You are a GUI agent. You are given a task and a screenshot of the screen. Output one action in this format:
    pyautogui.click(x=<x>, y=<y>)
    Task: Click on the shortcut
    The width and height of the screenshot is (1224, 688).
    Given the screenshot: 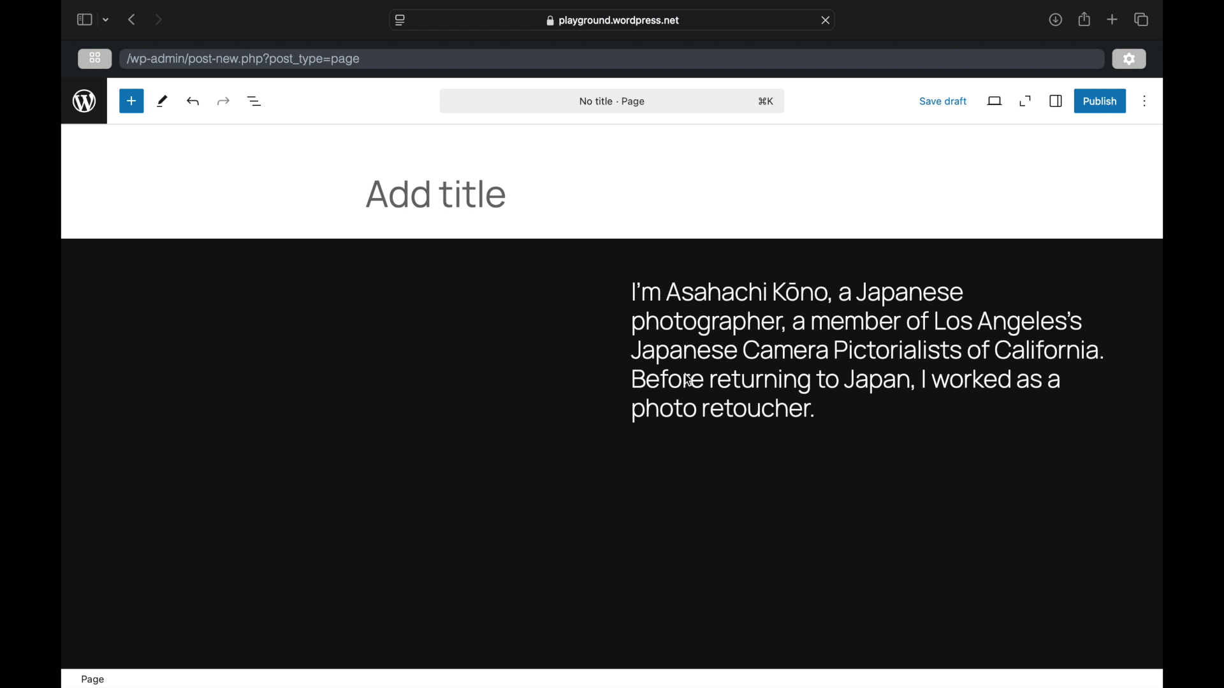 What is the action you would take?
    pyautogui.click(x=768, y=102)
    